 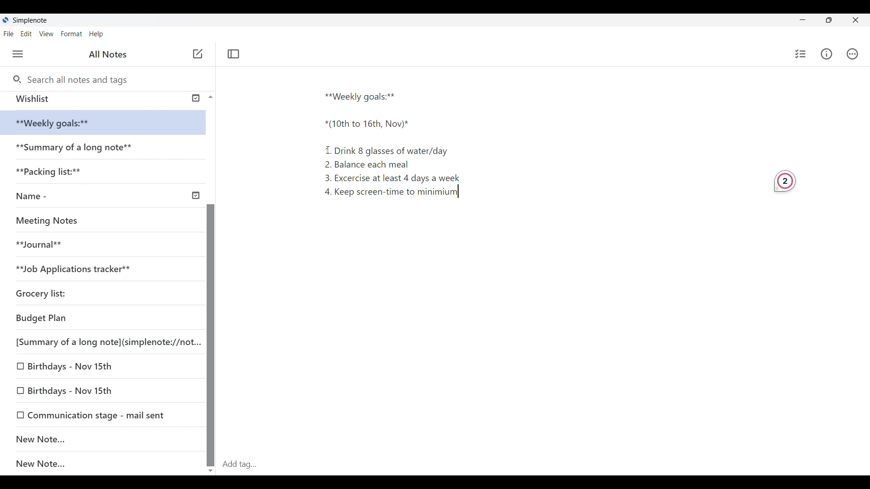 I want to click on Name, so click(x=106, y=197).